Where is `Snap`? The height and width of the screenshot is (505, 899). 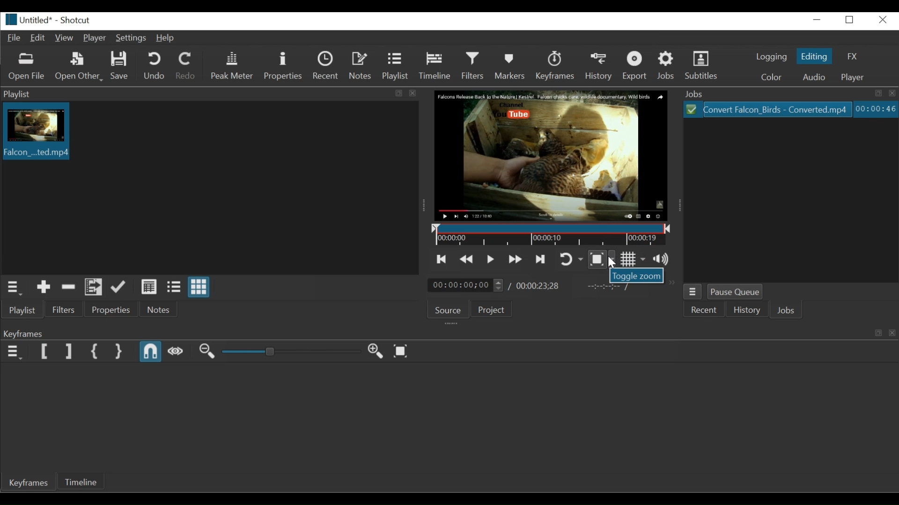
Snap is located at coordinates (151, 352).